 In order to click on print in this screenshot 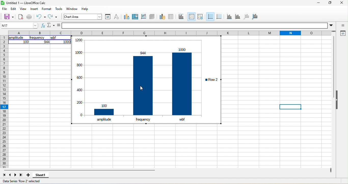, I will do `click(29, 17)`.